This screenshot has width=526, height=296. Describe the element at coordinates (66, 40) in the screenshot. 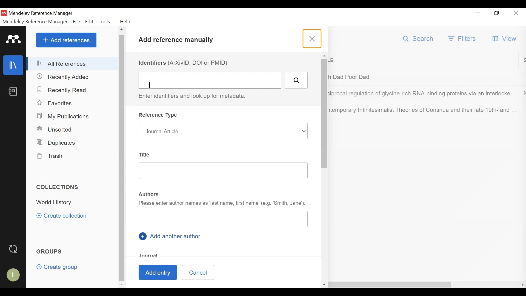

I see `Add References` at that location.